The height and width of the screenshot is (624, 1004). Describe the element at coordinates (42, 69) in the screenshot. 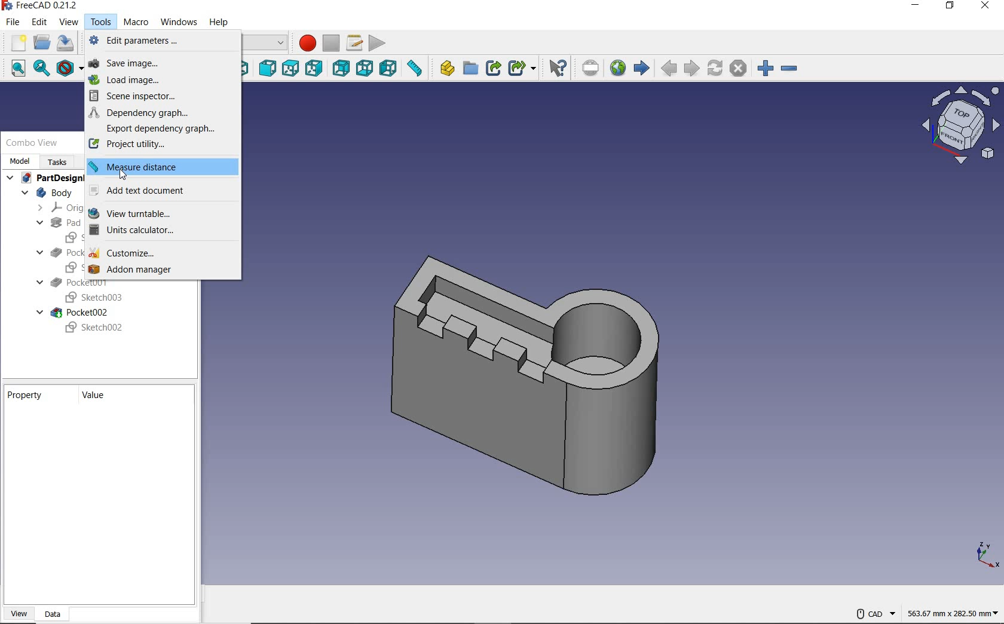

I see `fit selection` at that location.